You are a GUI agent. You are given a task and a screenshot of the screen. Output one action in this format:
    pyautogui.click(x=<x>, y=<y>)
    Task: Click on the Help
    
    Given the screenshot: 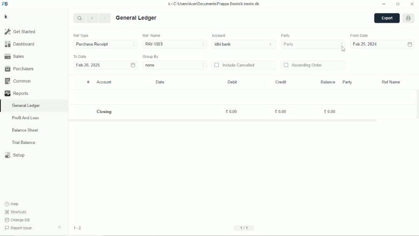 What is the action you would take?
    pyautogui.click(x=13, y=204)
    